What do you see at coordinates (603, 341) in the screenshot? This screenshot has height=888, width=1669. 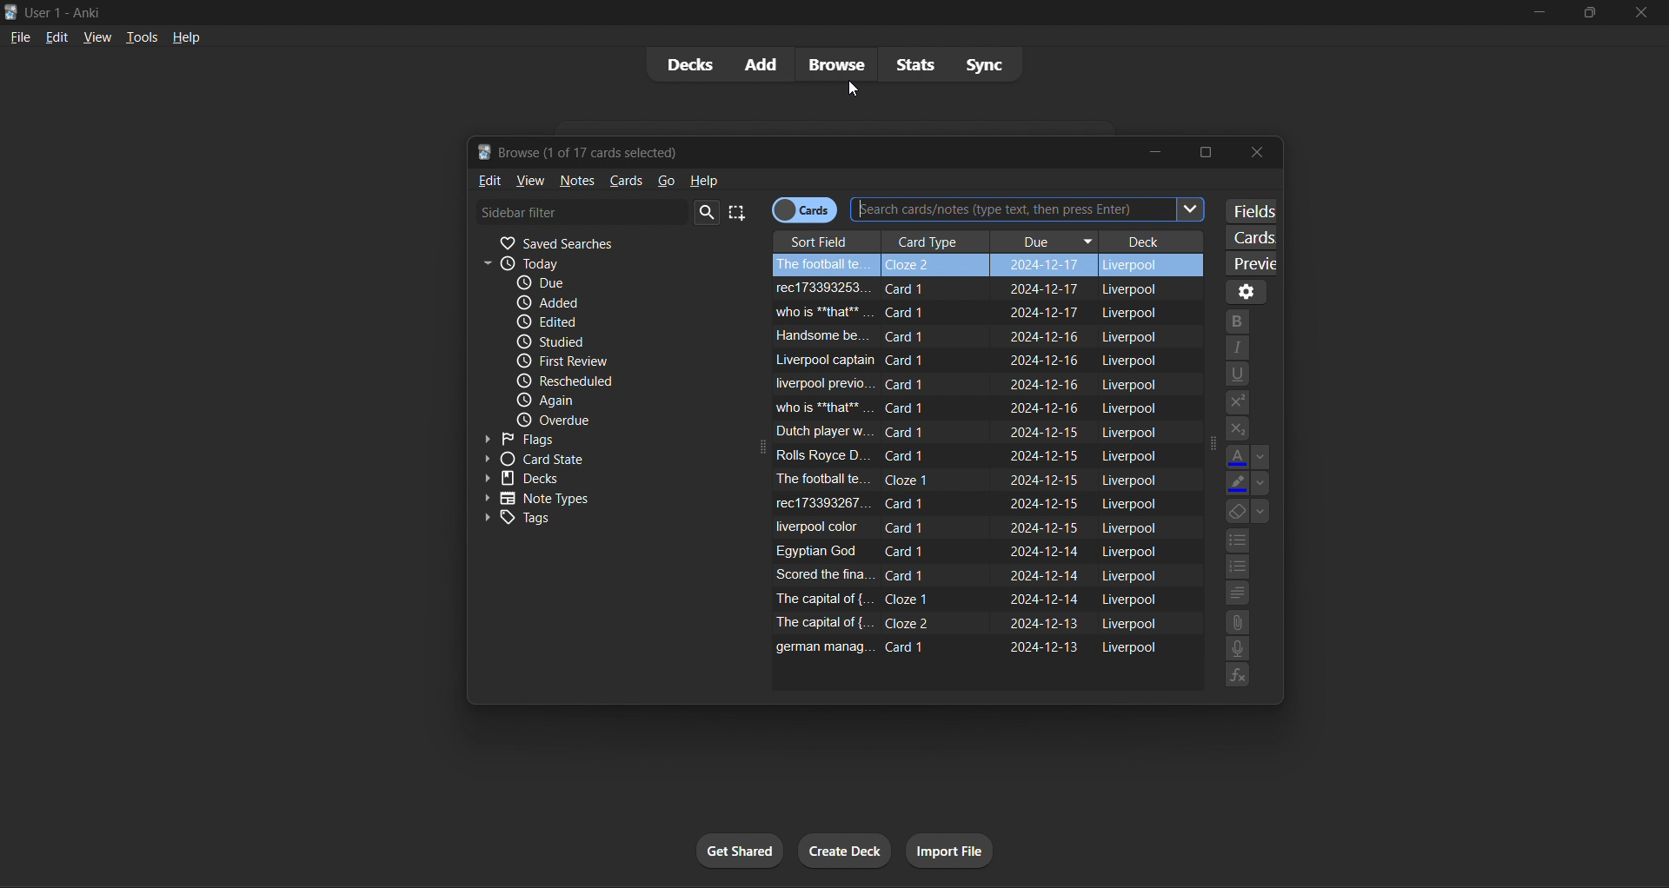 I see `studied` at bounding box center [603, 341].